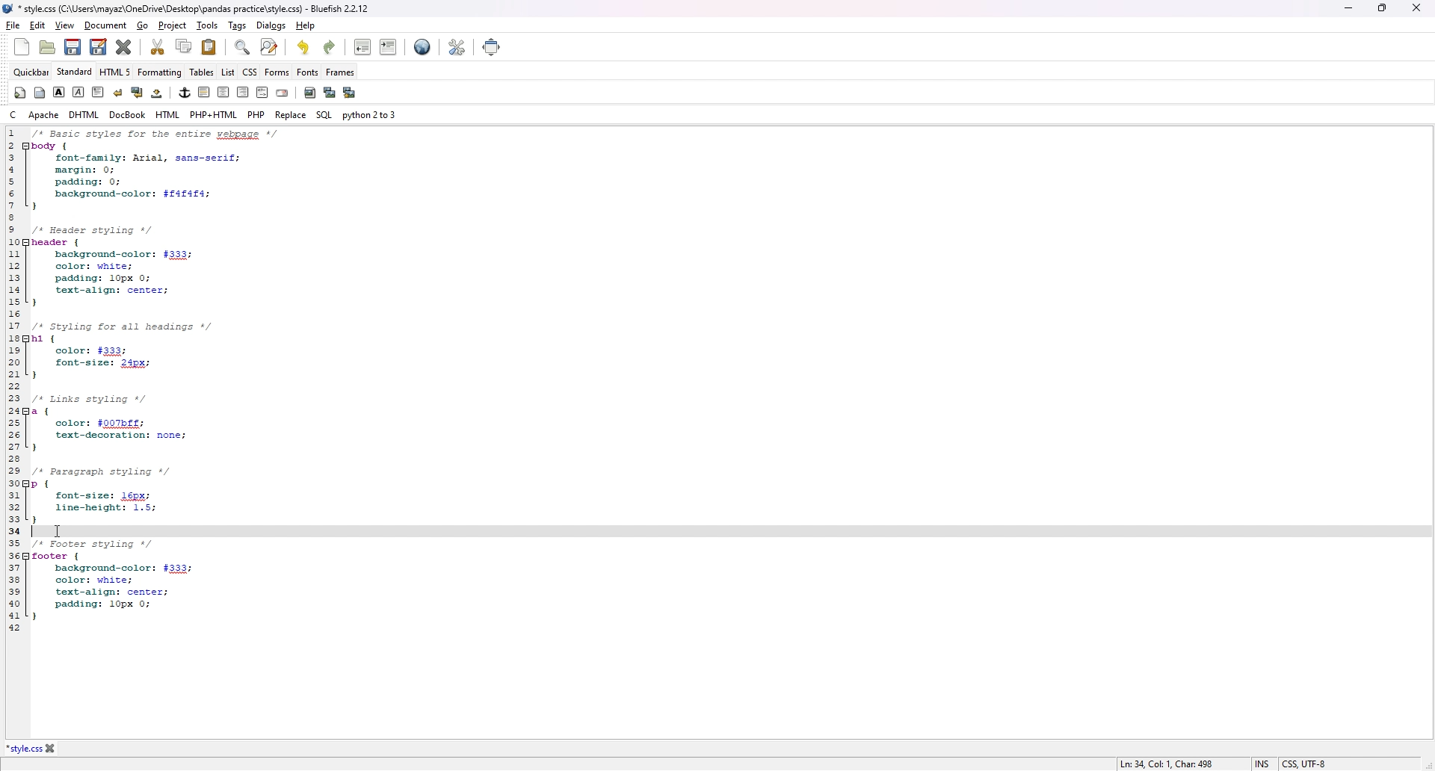 This screenshot has height=771, width=1435. I want to click on close, so click(1415, 7).